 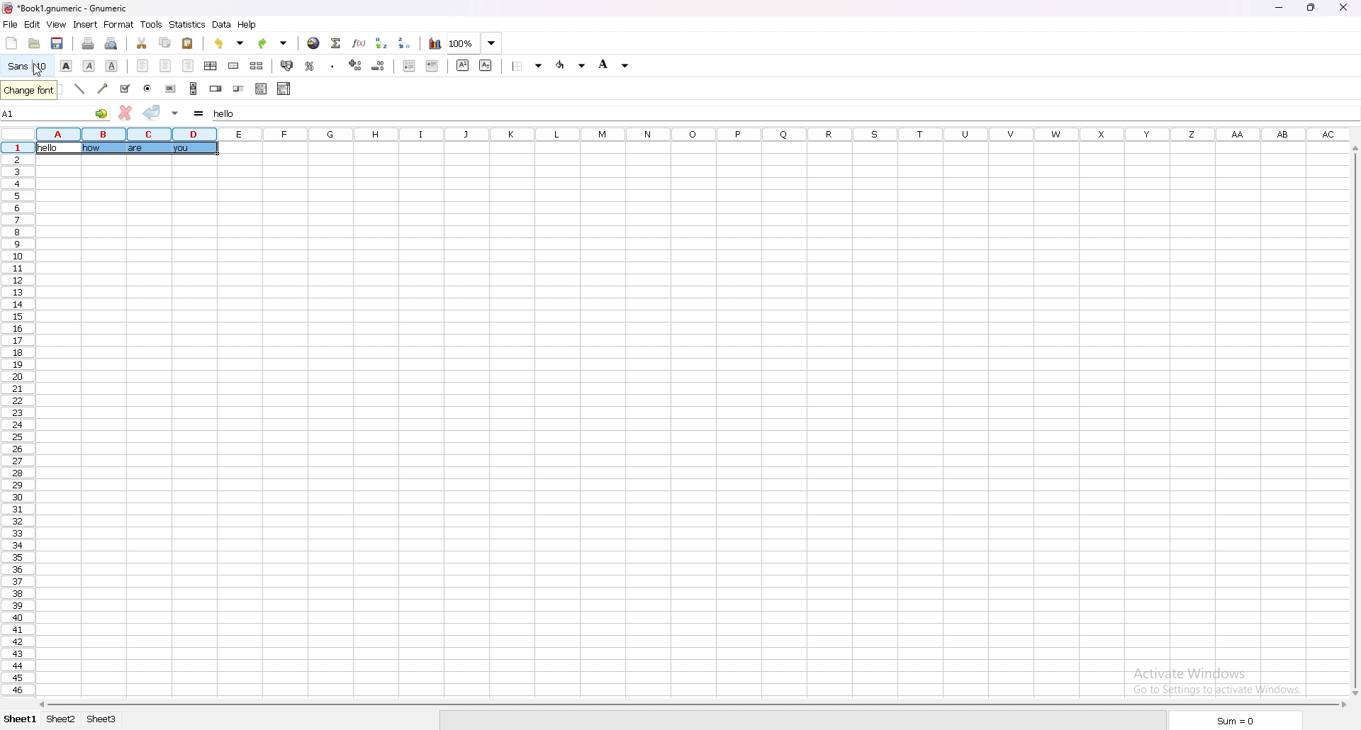 What do you see at coordinates (171, 88) in the screenshot?
I see `button` at bounding box center [171, 88].